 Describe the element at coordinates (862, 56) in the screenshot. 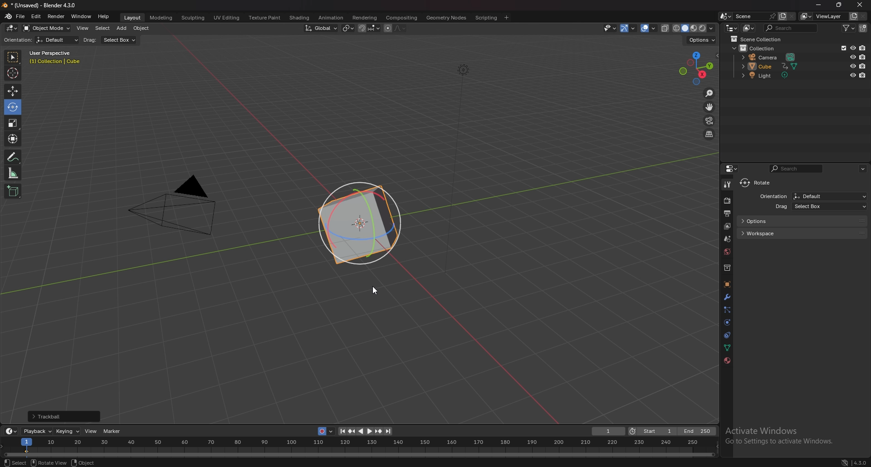

I see `disable in render` at that location.